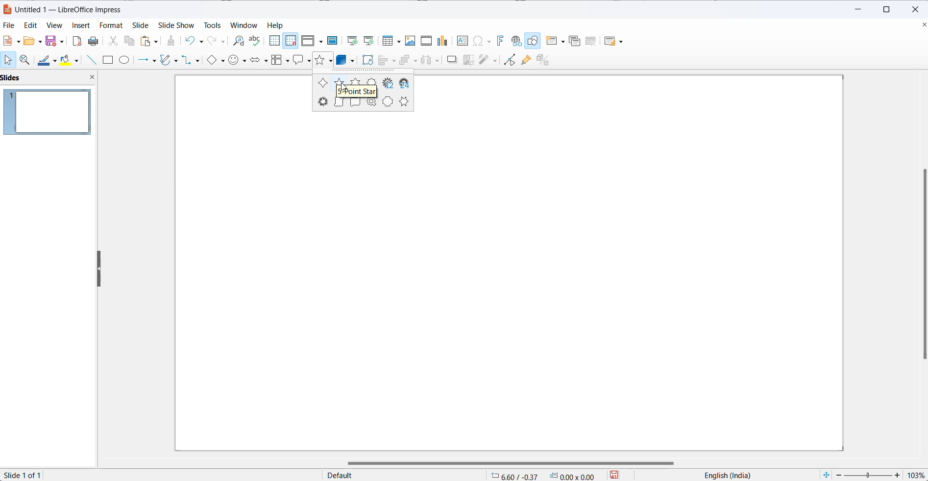 This screenshot has width=928, height=481. Describe the element at coordinates (130, 42) in the screenshot. I see `copy` at that location.